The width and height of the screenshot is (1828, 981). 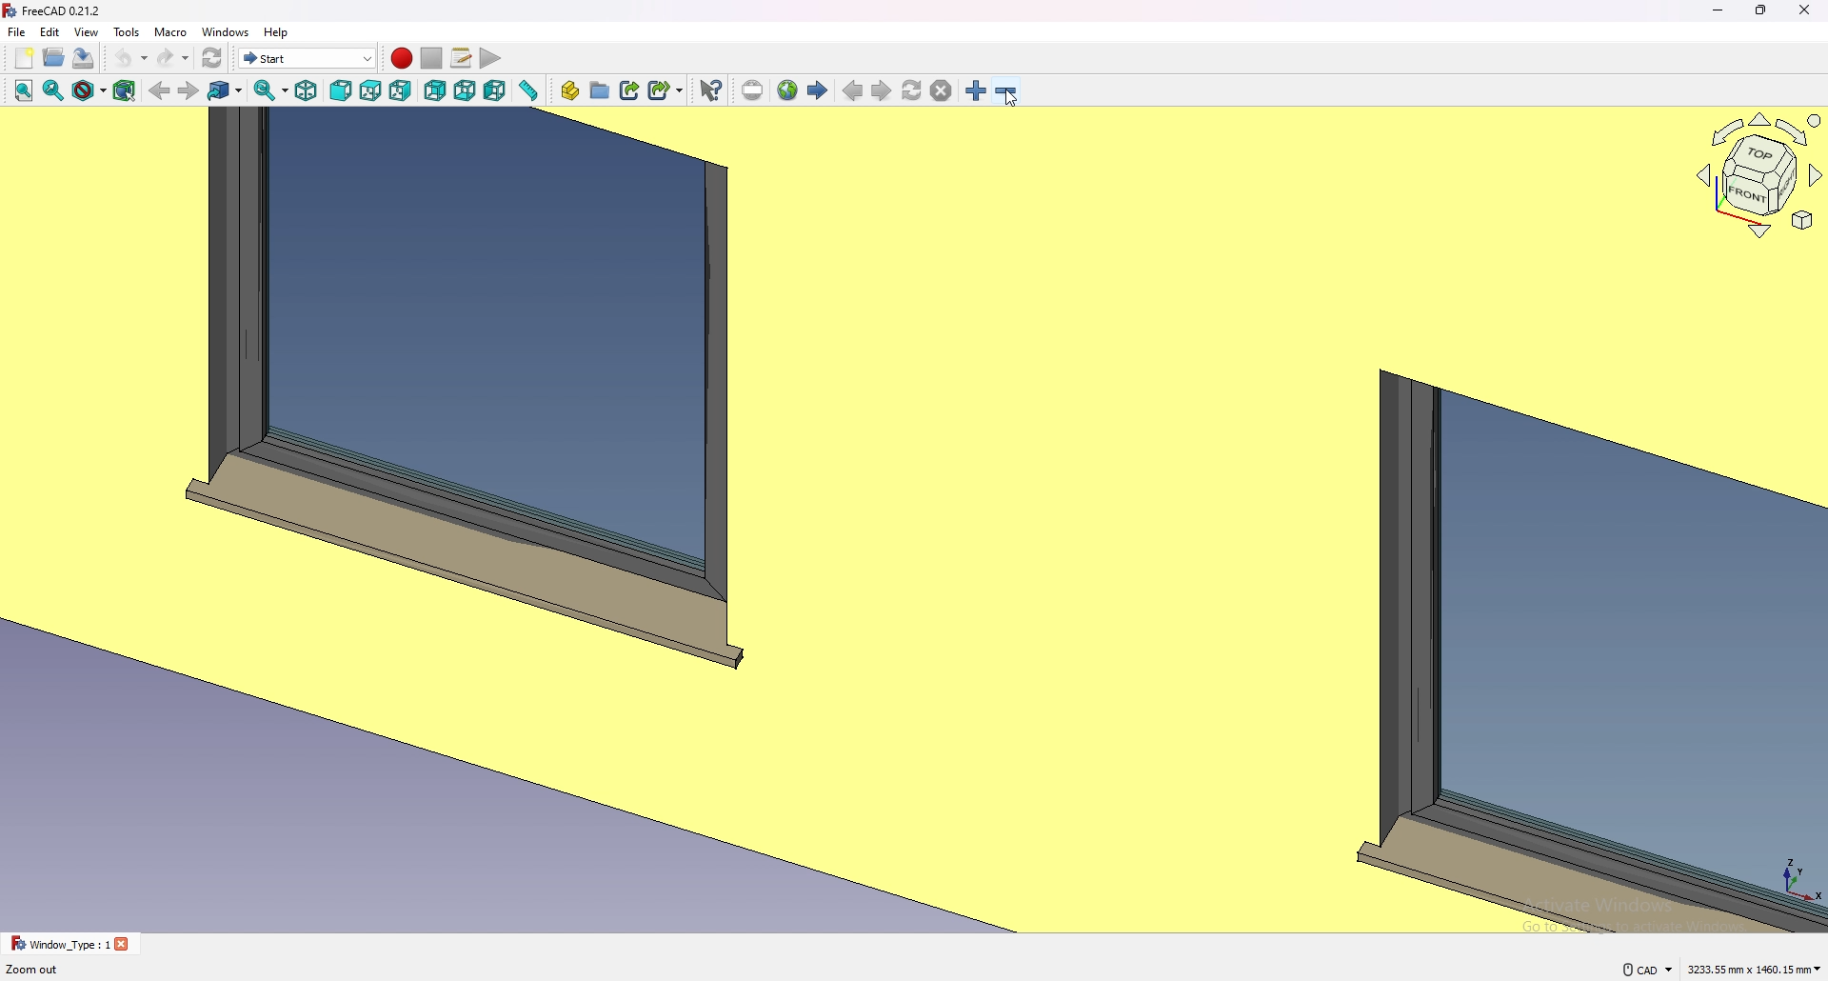 I want to click on help, so click(x=277, y=31).